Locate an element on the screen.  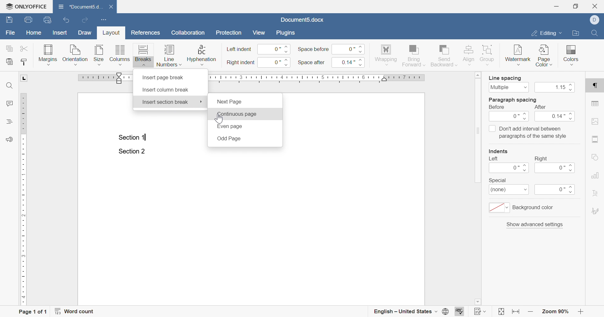
next page is located at coordinates (230, 102).